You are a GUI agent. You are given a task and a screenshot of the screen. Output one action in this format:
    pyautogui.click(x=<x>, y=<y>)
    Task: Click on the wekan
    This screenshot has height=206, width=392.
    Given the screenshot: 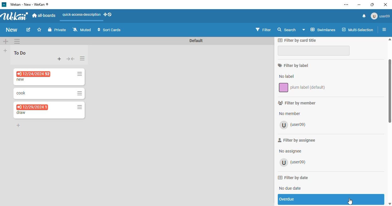 What is the action you would take?
    pyautogui.click(x=15, y=16)
    